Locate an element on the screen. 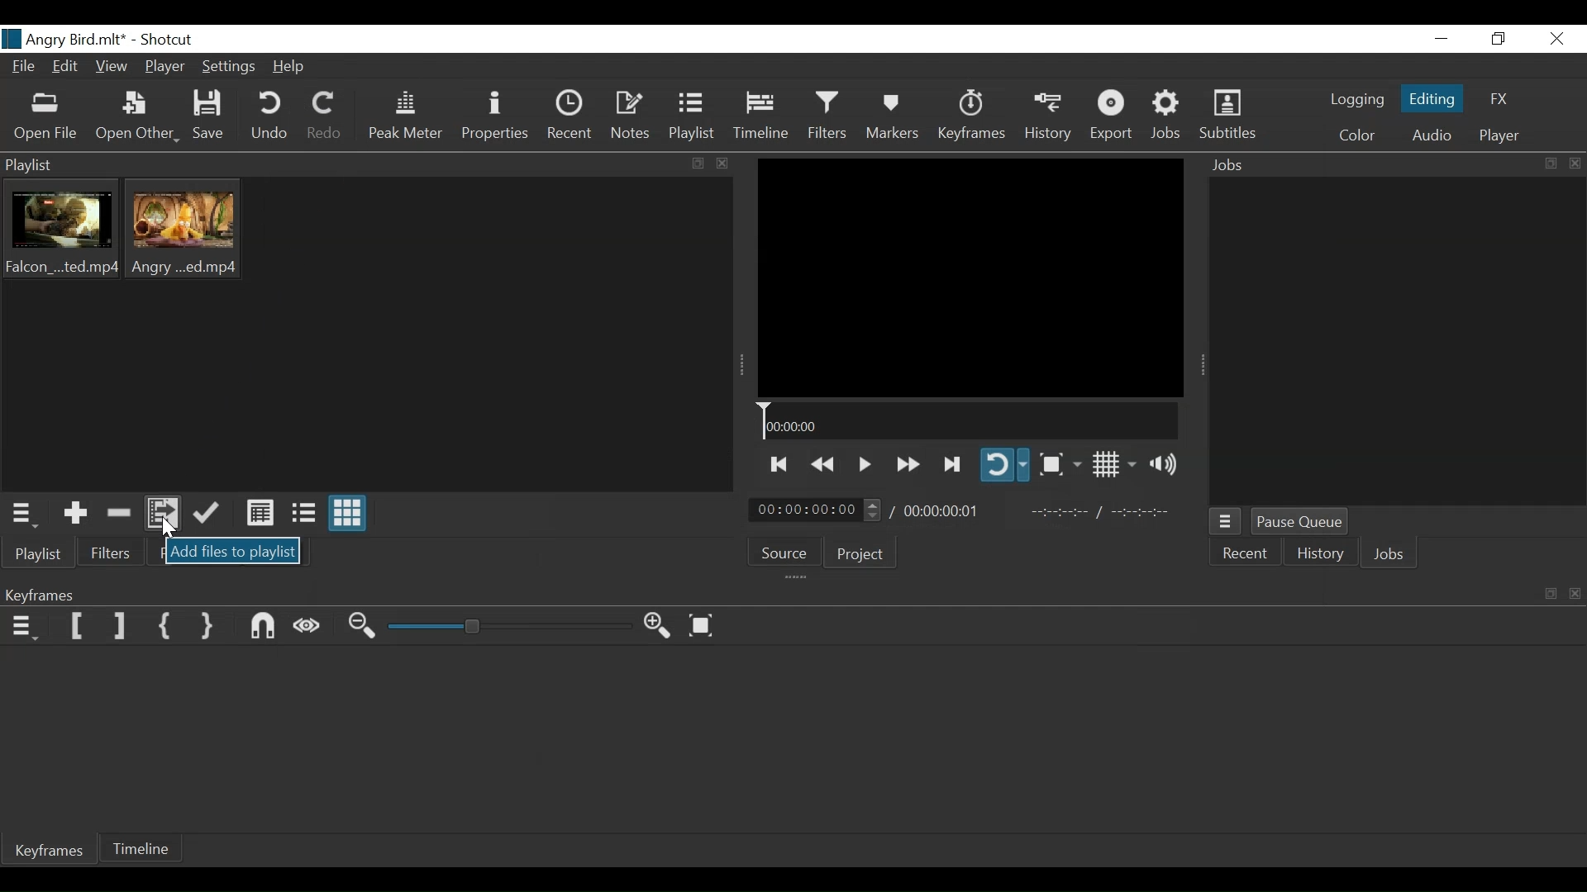 The image size is (1587, 892). View as file is located at coordinates (304, 515).